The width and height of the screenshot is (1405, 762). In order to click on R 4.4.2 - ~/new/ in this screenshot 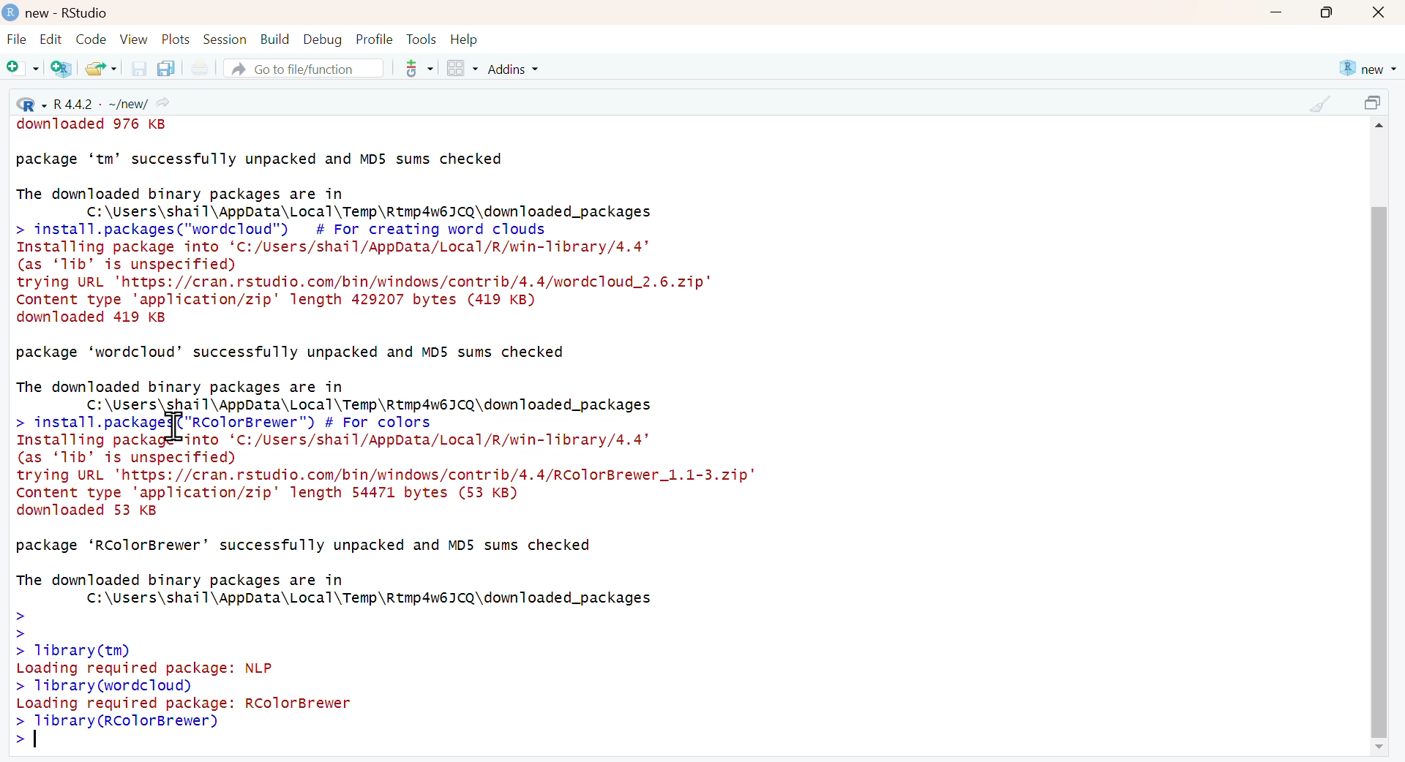, I will do `click(91, 101)`.